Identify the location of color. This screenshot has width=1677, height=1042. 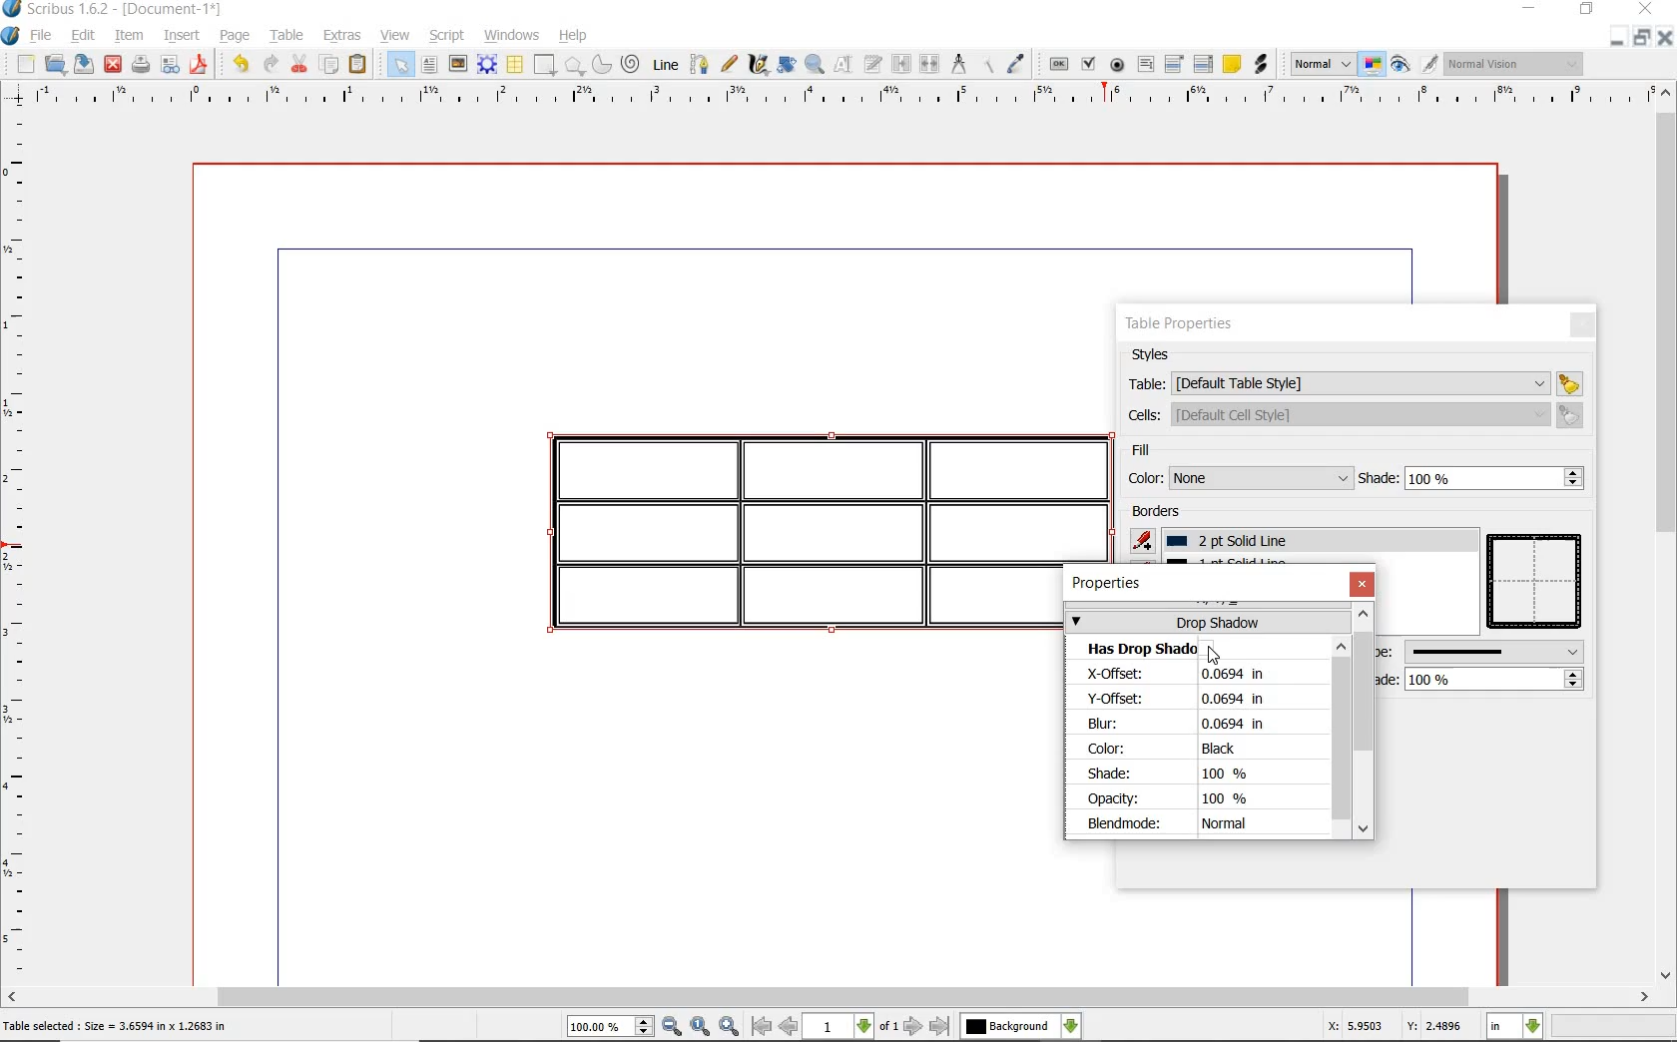
(1237, 478).